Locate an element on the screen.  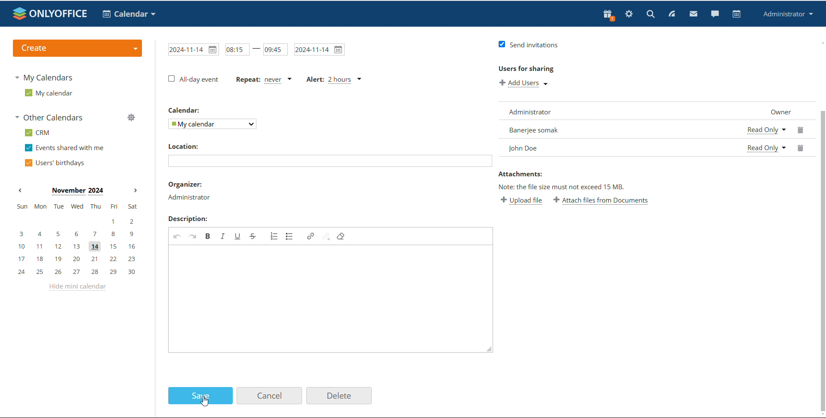
upload file is located at coordinates (520, 201).